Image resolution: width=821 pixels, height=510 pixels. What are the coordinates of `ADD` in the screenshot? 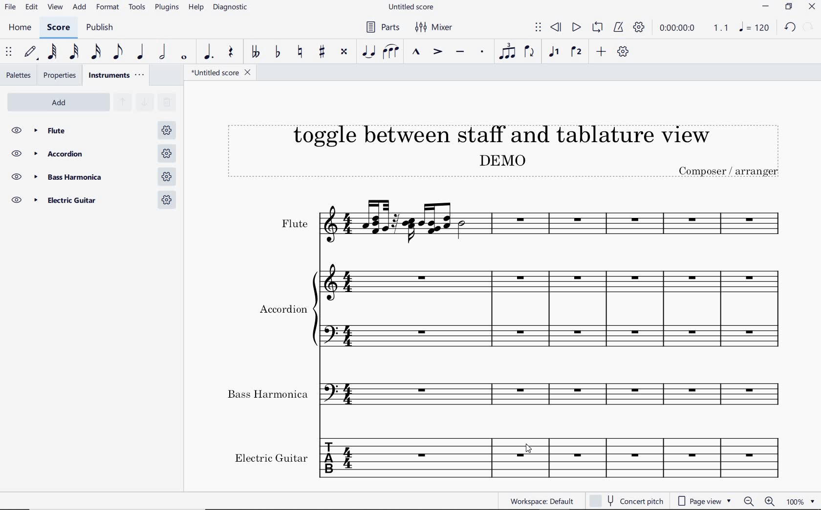 It's located at (62, 101).